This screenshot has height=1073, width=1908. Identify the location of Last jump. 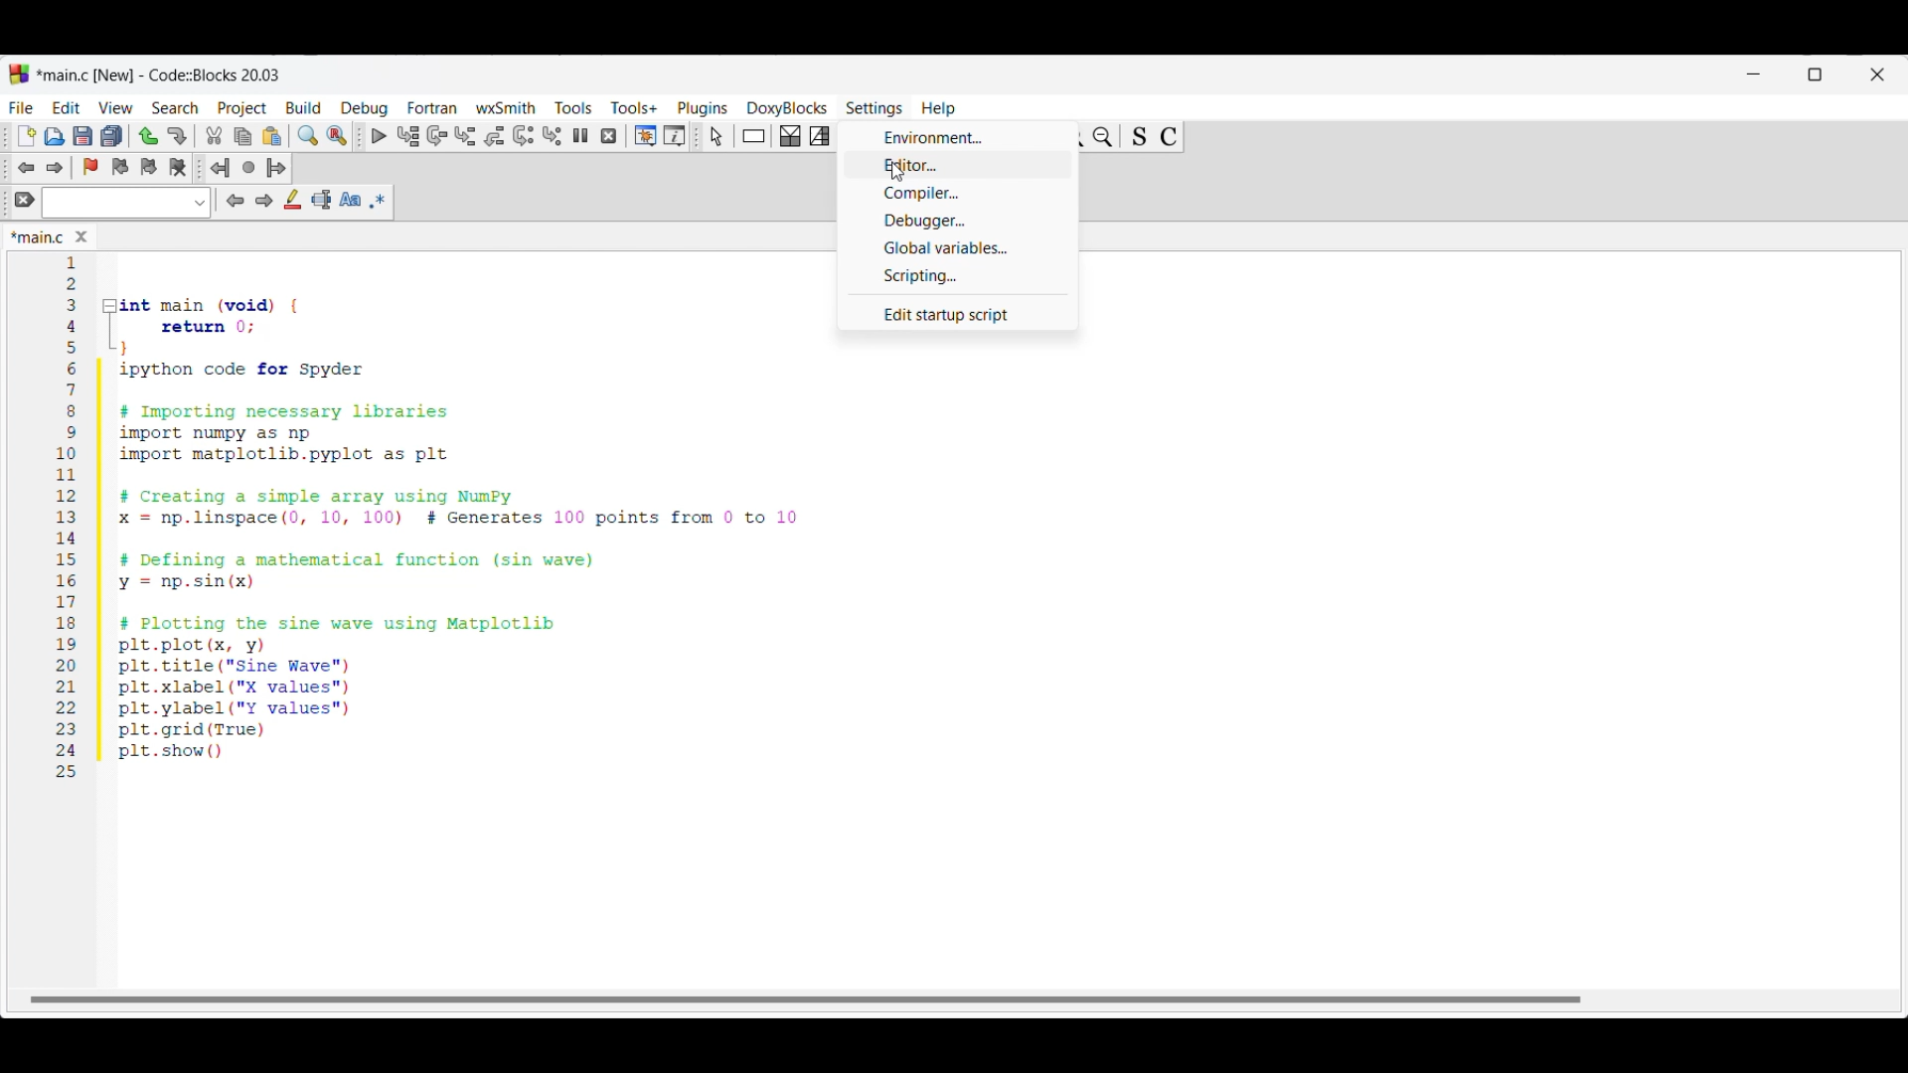
(248, 167).